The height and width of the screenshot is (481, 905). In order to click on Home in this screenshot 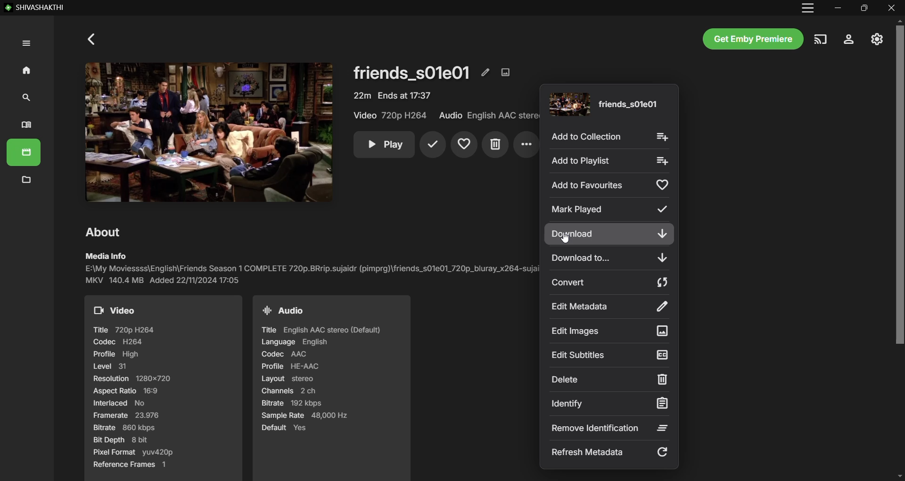, I will do `click(24, 69)`.